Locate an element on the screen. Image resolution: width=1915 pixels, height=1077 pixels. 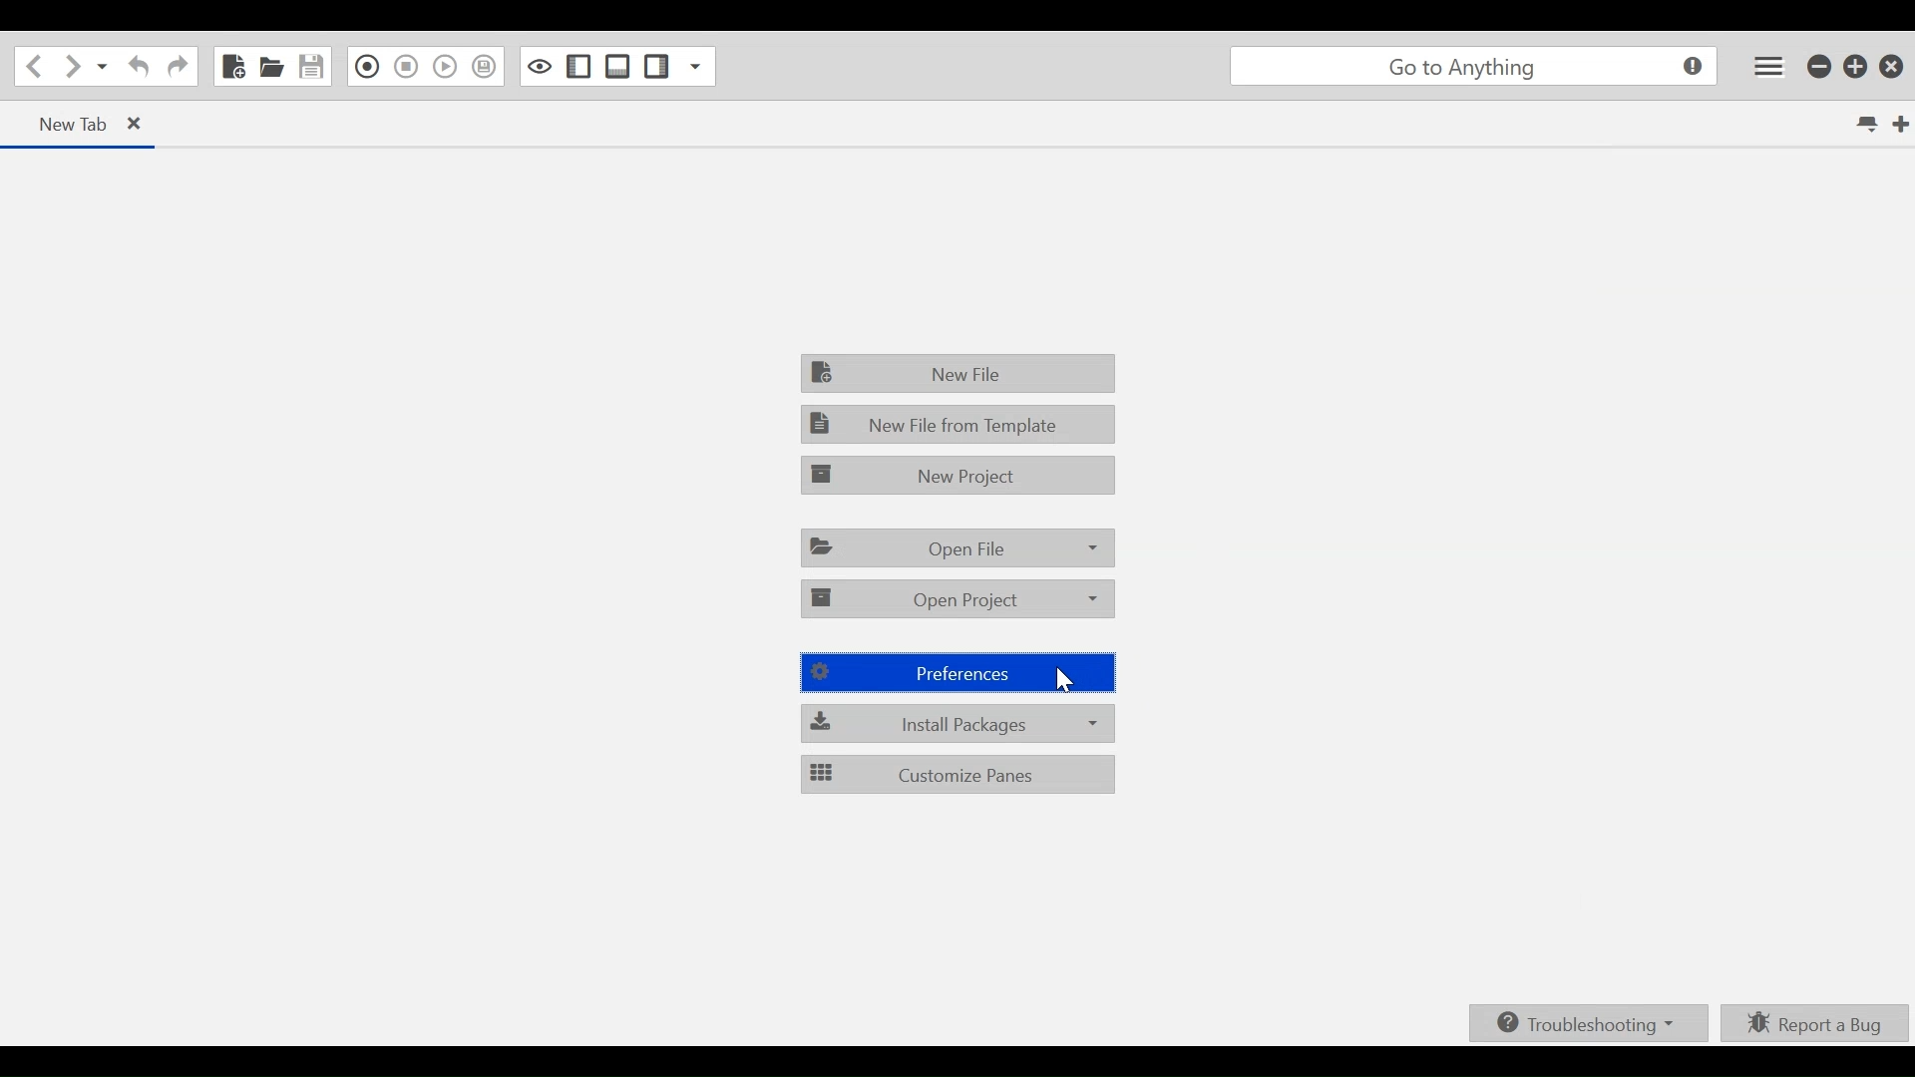
close is located at coordinates (1895, 66).